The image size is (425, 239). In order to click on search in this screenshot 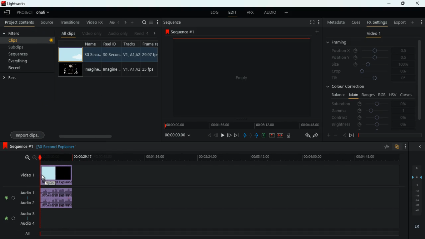, I will do `click(142, 22)`.